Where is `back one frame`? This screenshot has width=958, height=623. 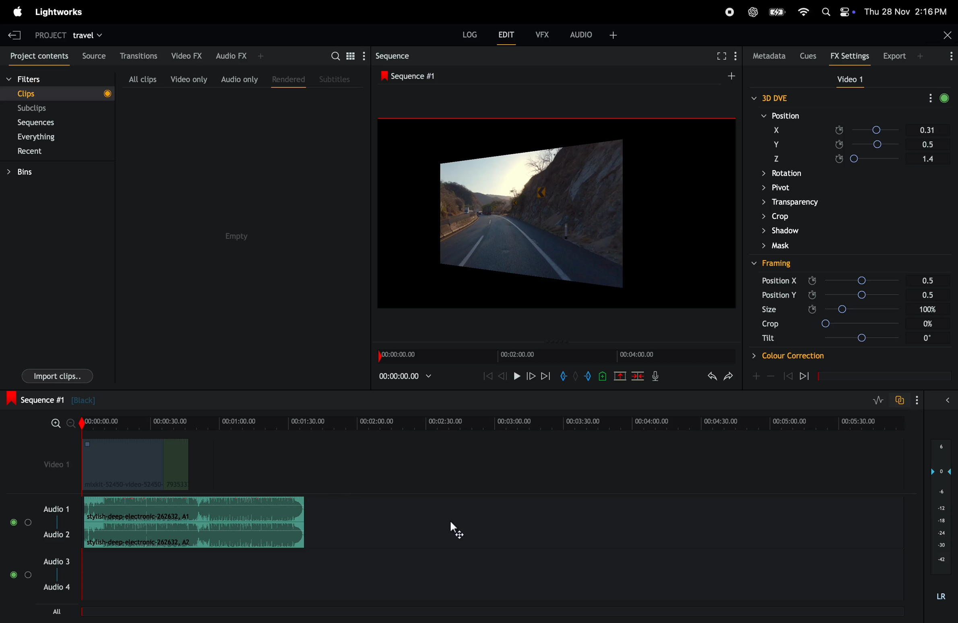
back one frame is located at coordinates (503, 375).